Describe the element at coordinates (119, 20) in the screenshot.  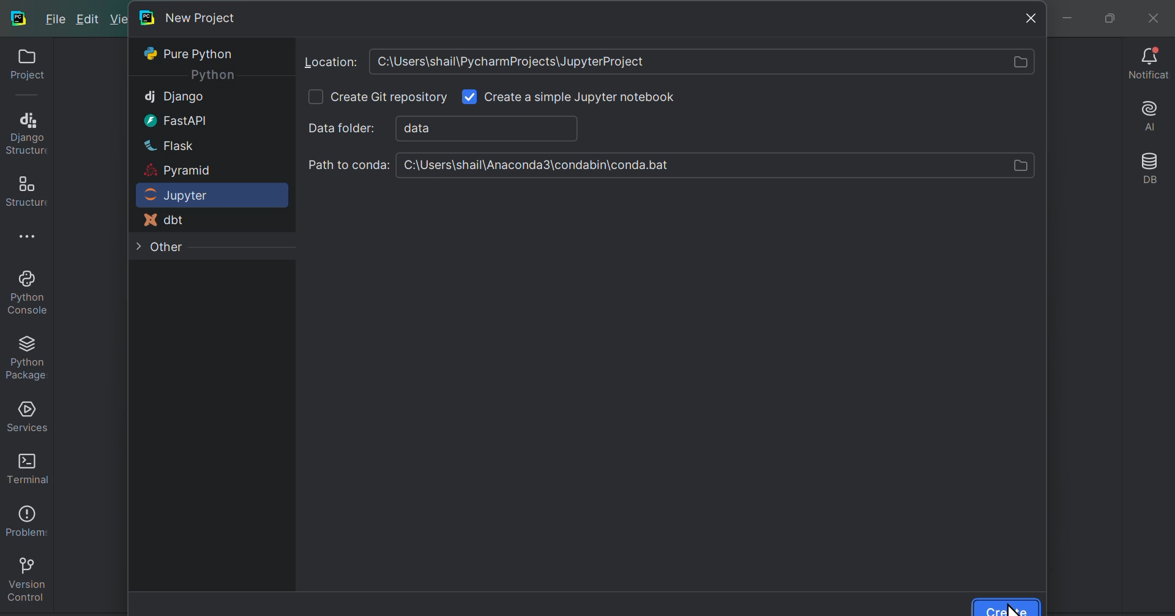
I see `New` at that location.